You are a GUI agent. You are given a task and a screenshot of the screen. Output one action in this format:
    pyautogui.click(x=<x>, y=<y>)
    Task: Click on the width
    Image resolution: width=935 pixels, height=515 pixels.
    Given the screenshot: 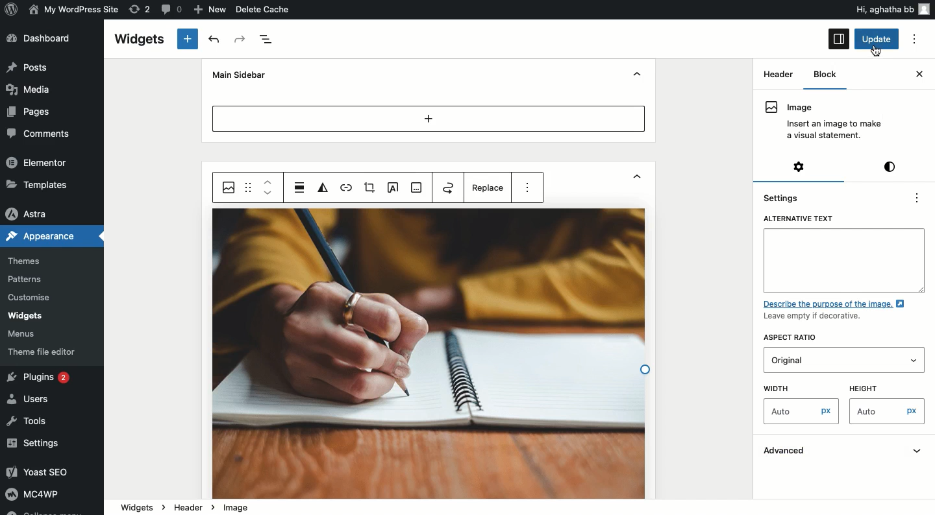 What is the action you would take?
    pyautogui.click(x=795, y=387)
    